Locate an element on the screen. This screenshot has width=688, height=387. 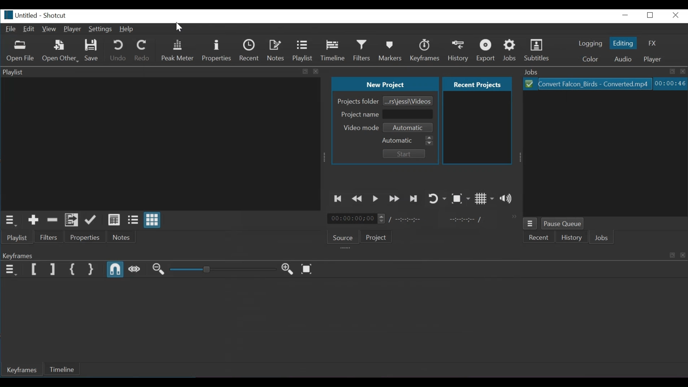
Toggle Zoom is located at coordinates (462, 199).